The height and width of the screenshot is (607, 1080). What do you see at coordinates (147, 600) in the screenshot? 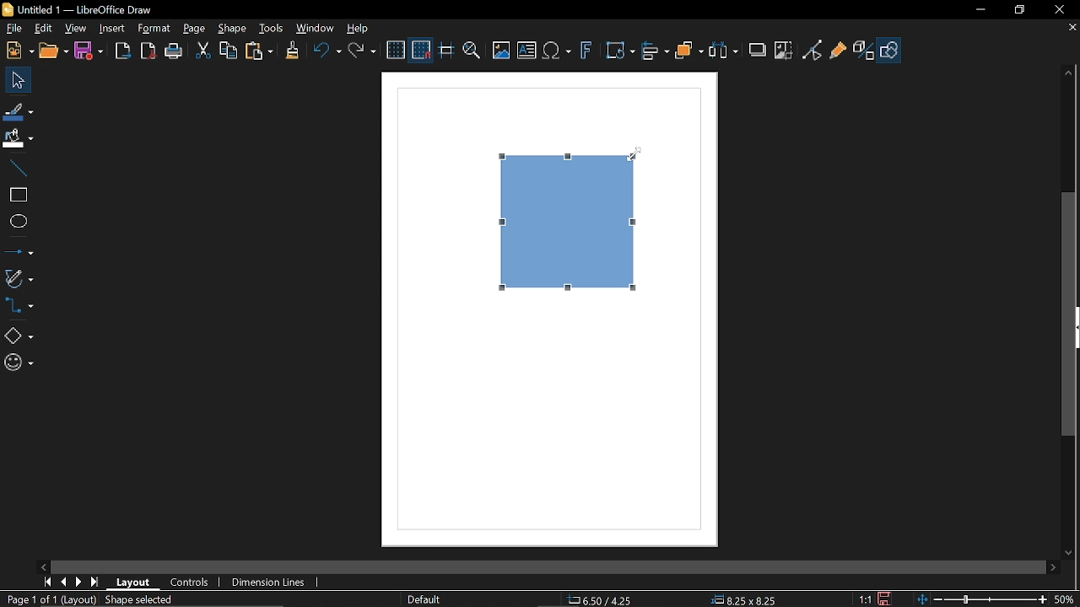
I see `Shape selection` at bounding box center [147, 600].